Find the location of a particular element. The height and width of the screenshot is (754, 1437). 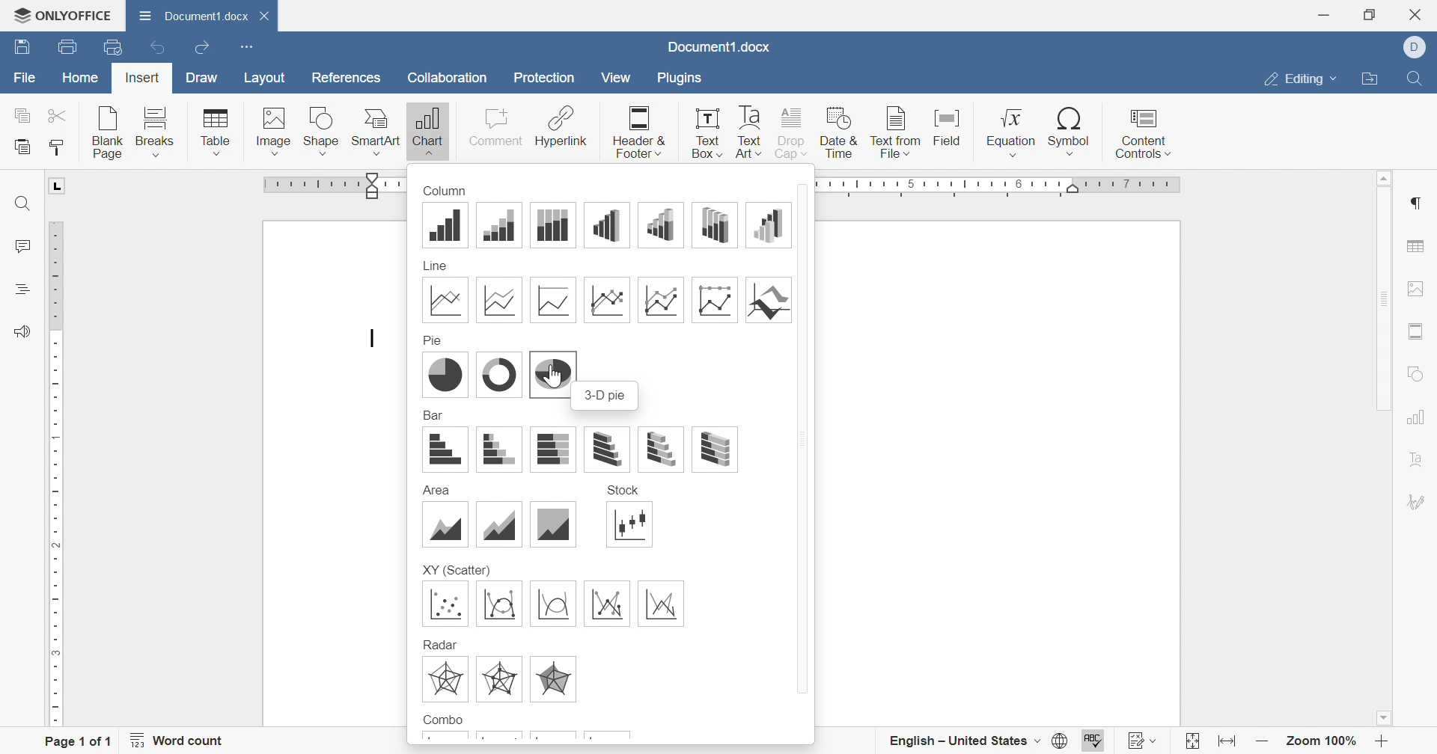

Layout is located at coordinates (264, 77).